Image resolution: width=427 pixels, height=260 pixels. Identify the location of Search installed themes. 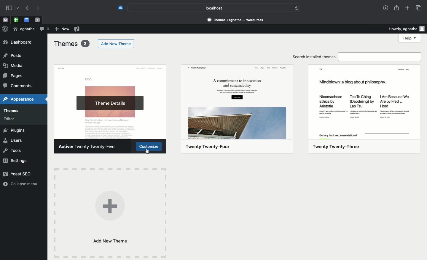
(357, 56).